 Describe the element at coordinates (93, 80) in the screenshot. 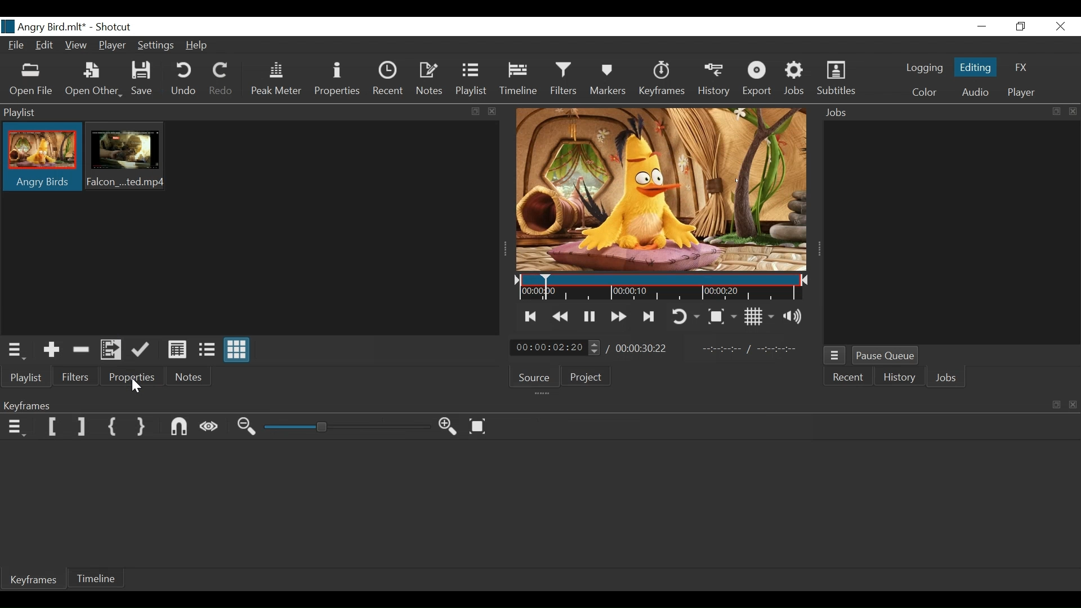

I see `Open Other` at that location.